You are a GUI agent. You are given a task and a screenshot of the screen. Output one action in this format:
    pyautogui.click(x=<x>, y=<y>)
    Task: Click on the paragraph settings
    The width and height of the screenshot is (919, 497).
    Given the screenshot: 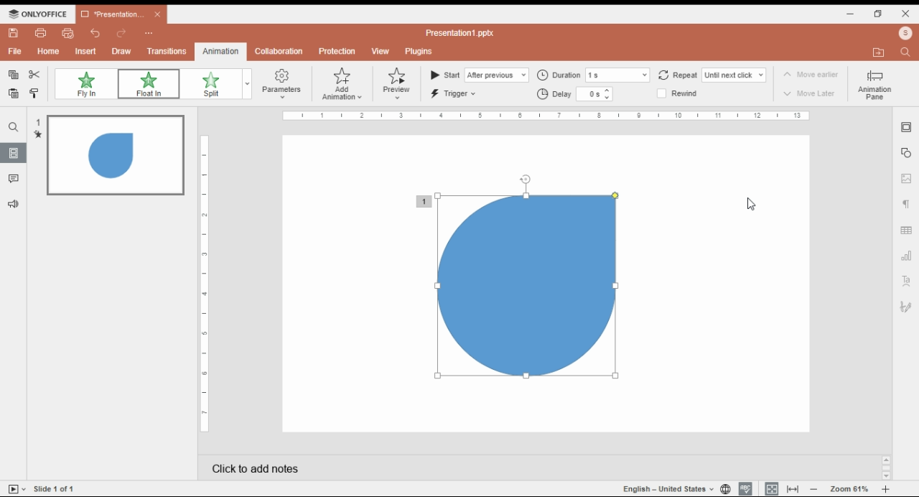 What is the action you would take?
    pyautogui.click(x=907, y=203)
    